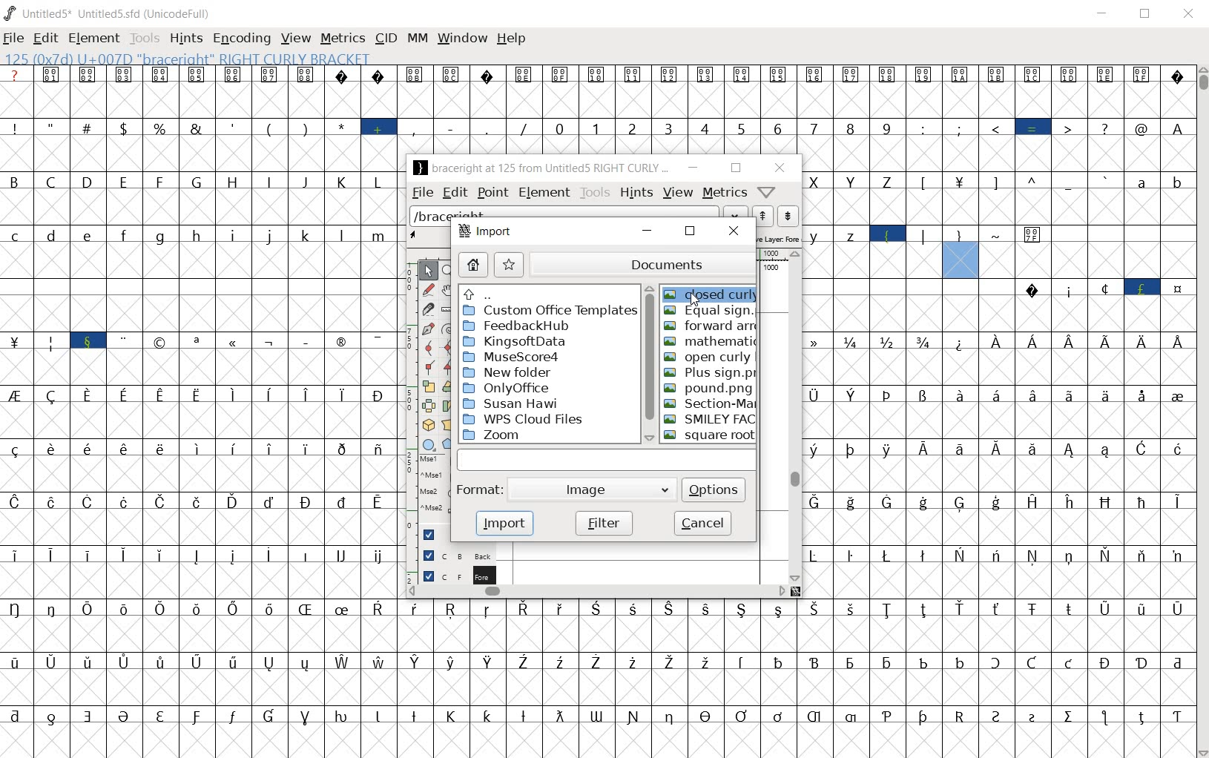 The width and height of the screenshot is (1209, 758). Describe the element at coordinates (768, 193) in the screenshot. I see `Help/Window` at that location.